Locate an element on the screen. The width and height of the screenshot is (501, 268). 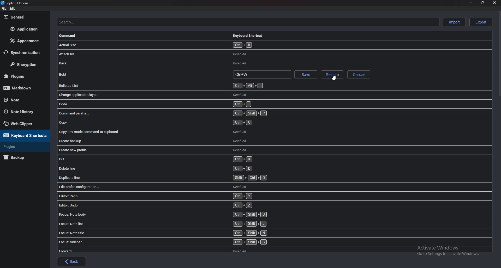
resize is located at coordinates (483, 3).